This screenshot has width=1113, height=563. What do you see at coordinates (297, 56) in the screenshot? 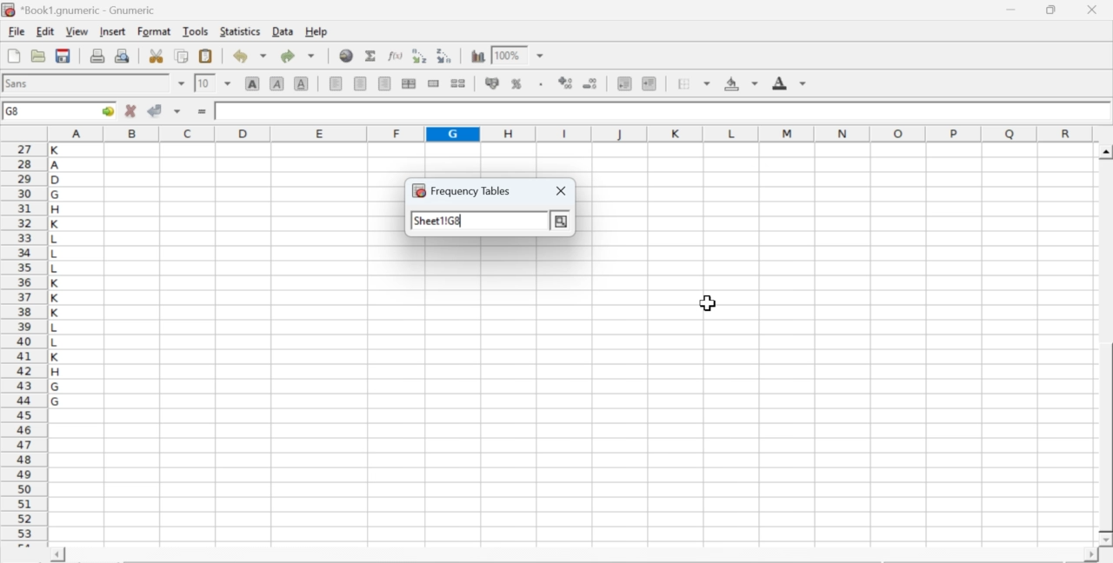
I see `redo` at bounding box center [297, 56].